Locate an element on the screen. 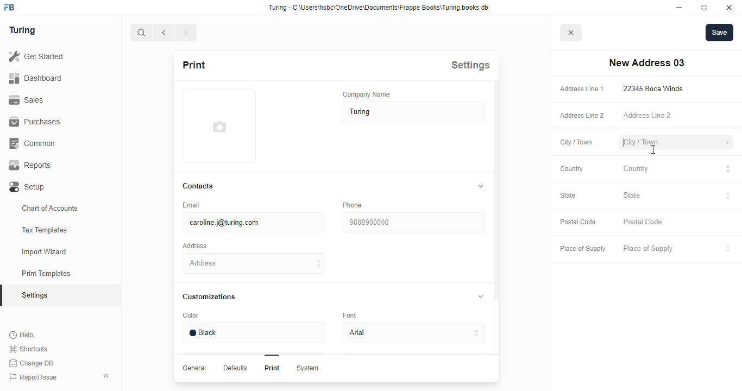  import wizard is located at coordinates (45, 252).